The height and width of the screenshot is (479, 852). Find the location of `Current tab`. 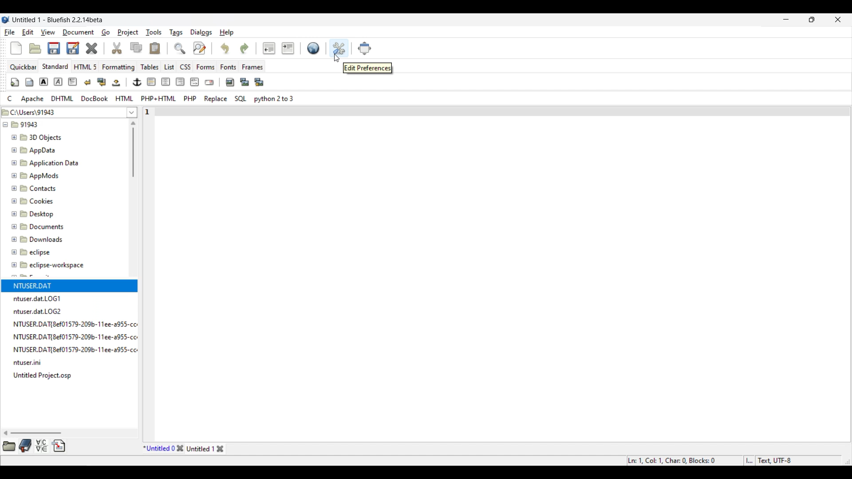

Current tab is located at coordinates (159, 448).